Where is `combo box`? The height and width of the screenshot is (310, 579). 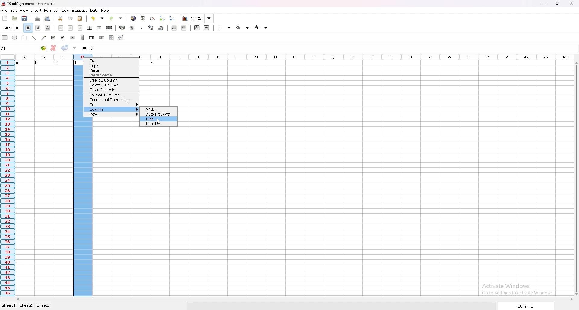
combo box is located at coordinates (121, 38).